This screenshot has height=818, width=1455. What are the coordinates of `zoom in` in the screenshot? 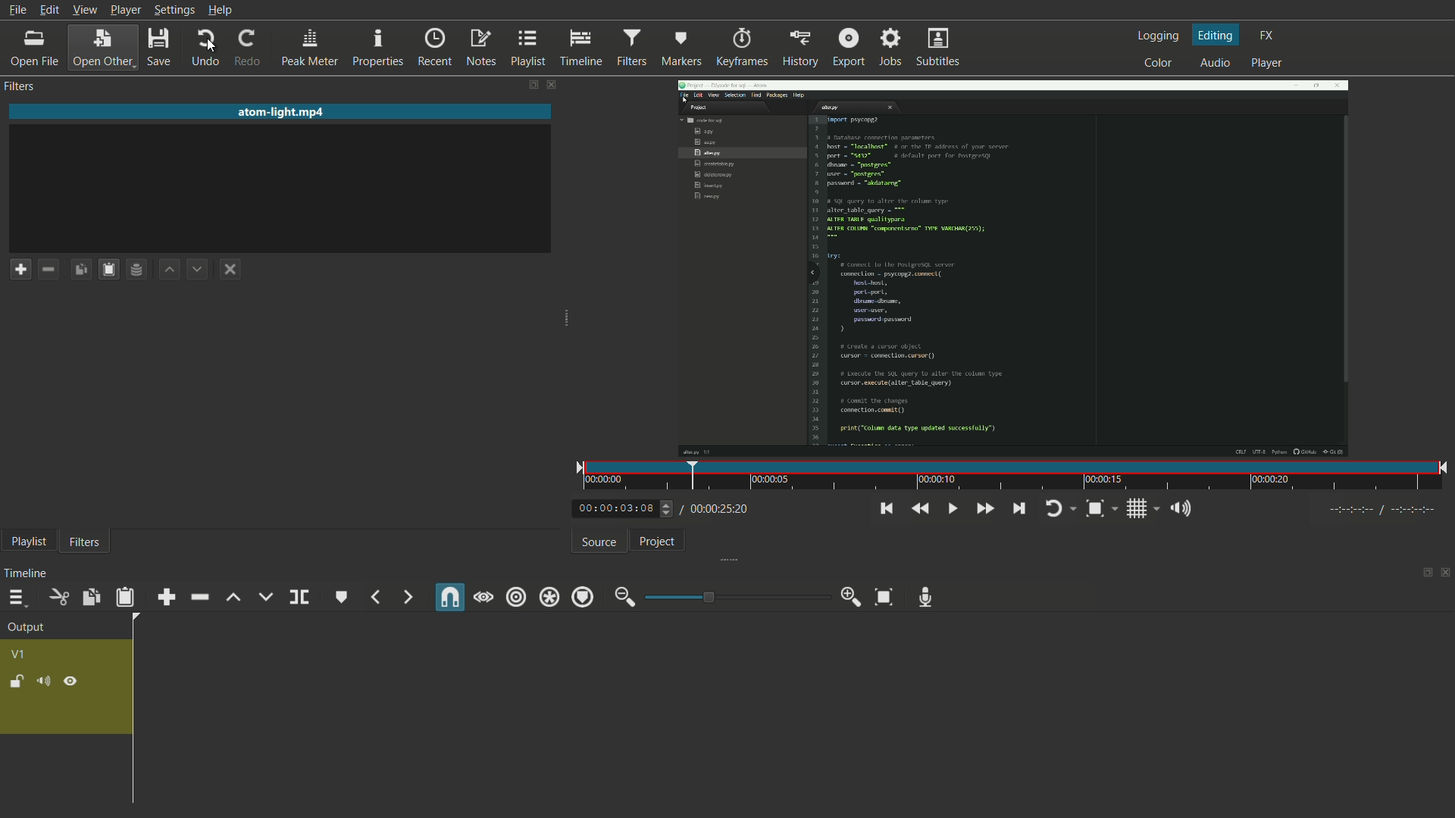 It's located at (848, 597).